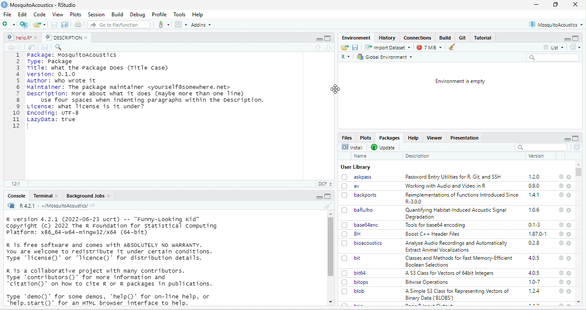  Describe the element at coordinates (355, 47) in the screenshot. I see `Save` at that location.